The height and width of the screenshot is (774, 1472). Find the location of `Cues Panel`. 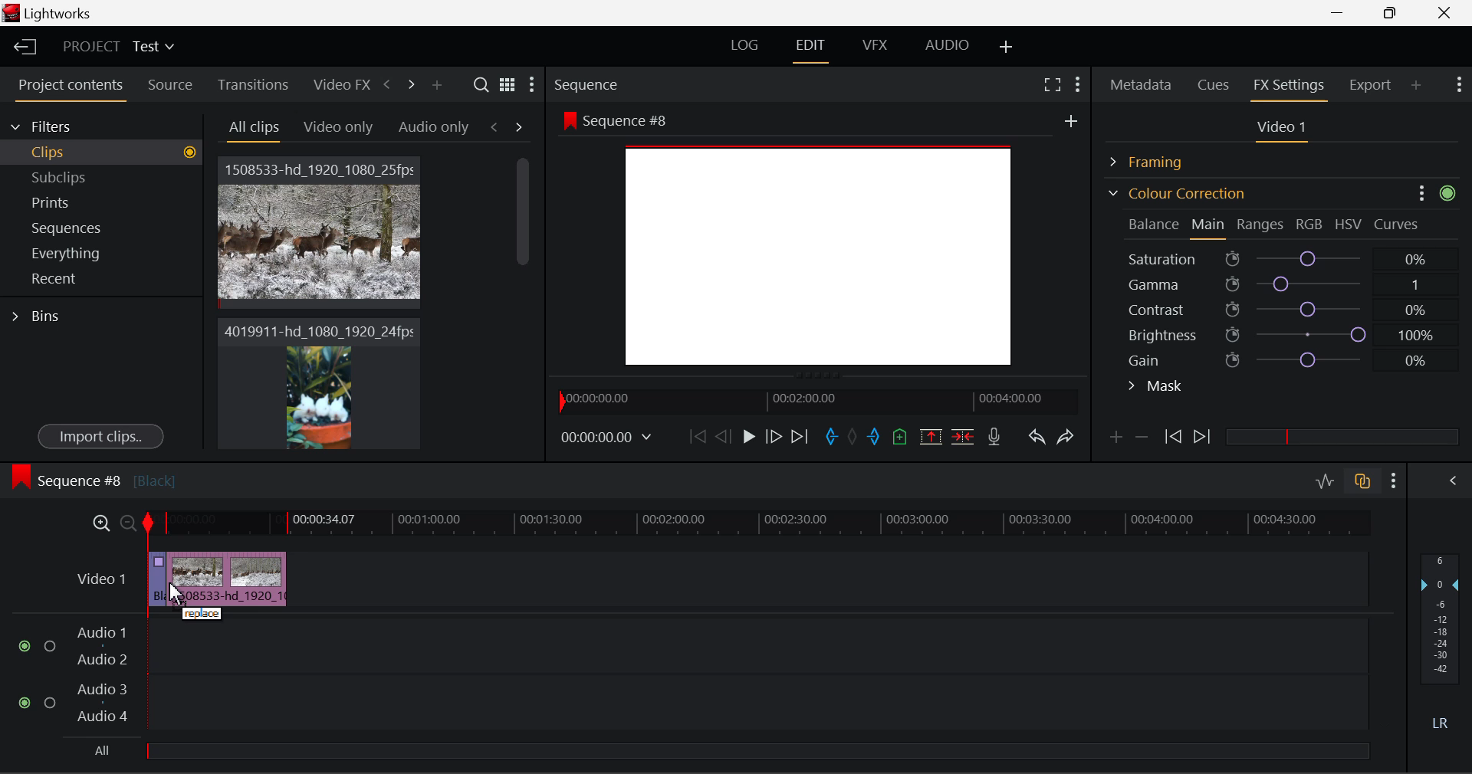

Cues Panel is located at coordinates (1215, 83).